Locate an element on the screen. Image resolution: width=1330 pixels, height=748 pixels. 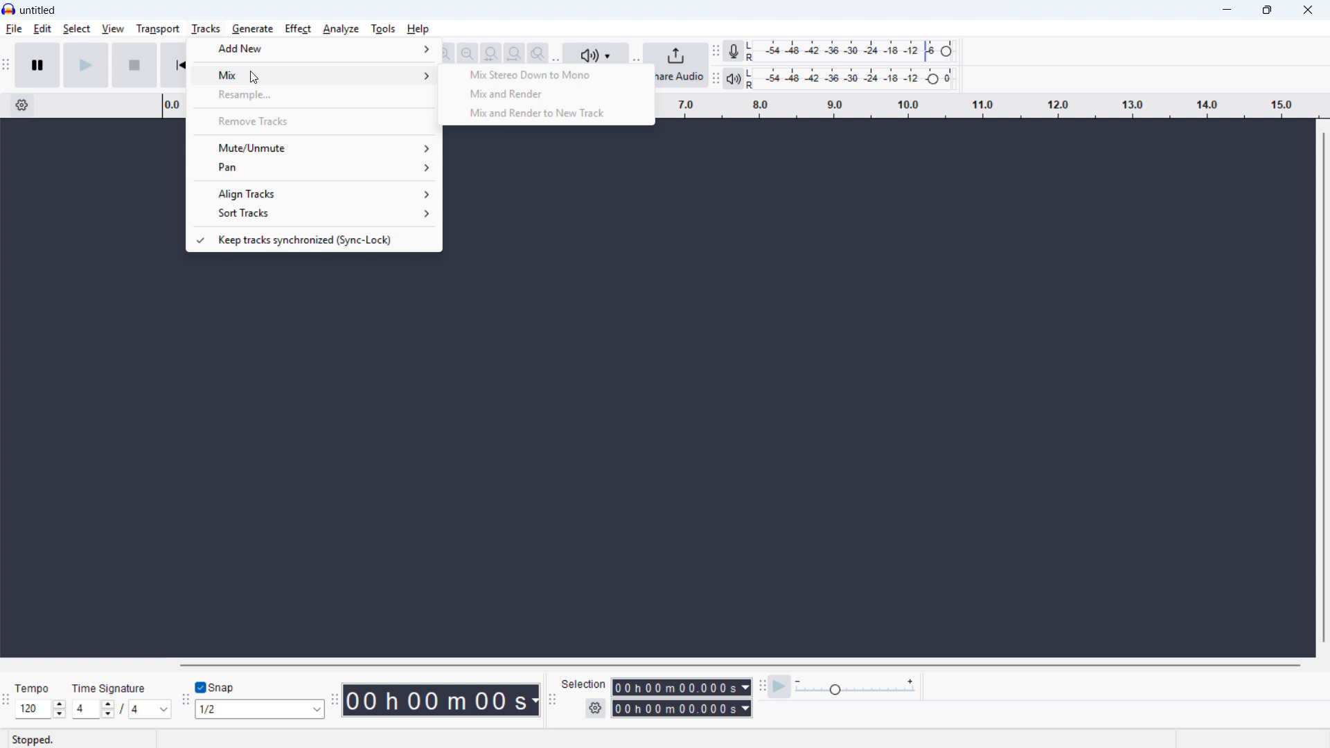
view  is located at coordinates (113, 29).